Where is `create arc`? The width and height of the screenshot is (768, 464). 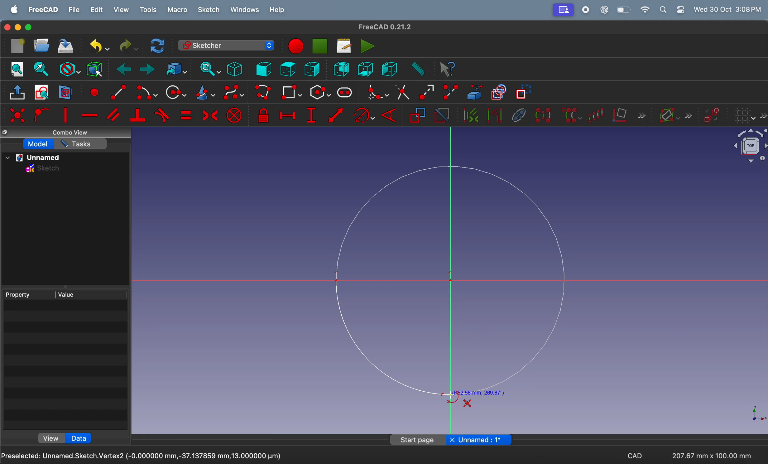 create arc is located at coordinates (116, 91).